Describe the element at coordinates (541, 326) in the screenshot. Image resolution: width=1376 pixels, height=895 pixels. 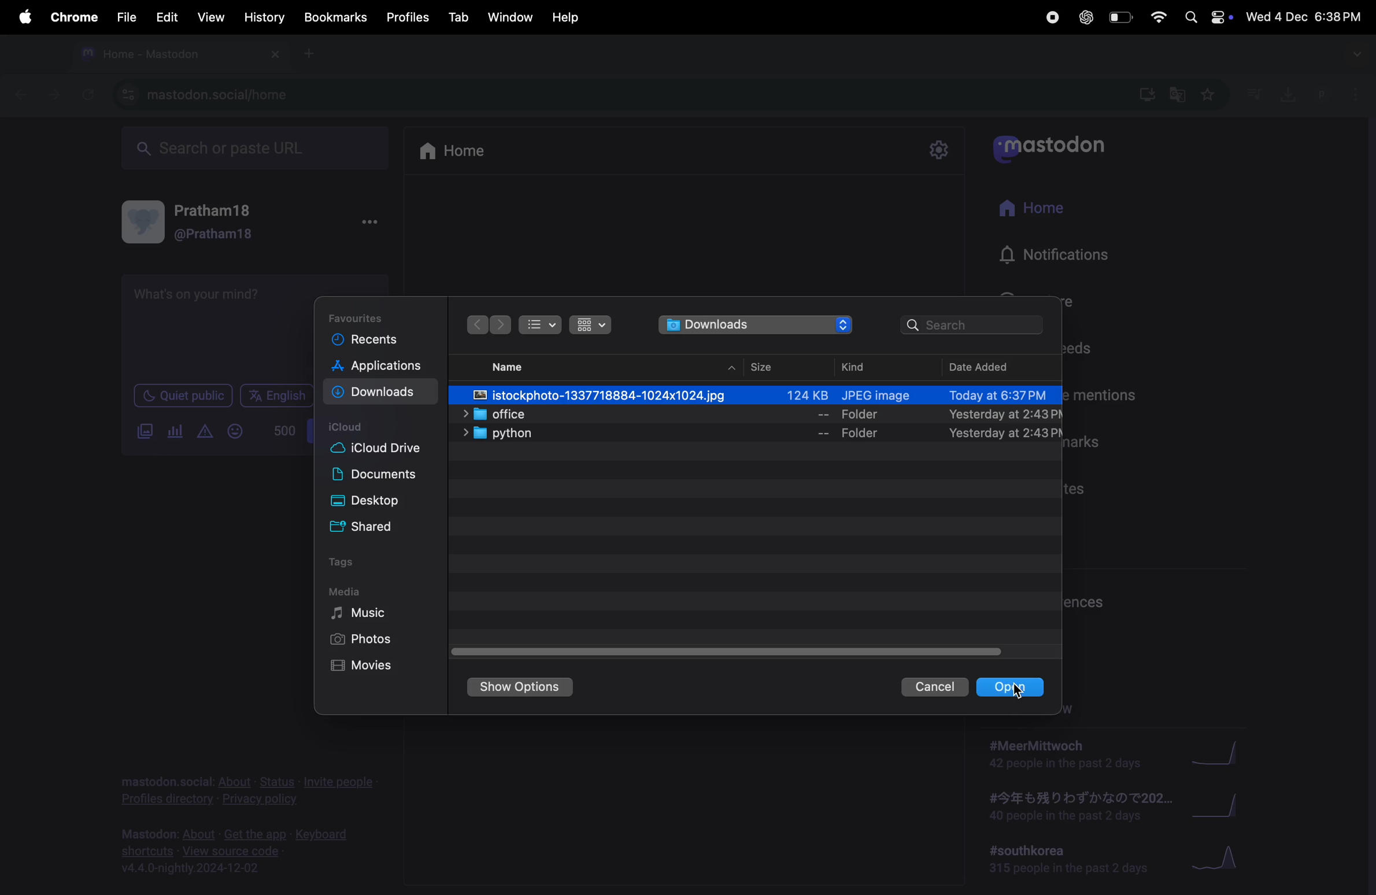
I see `bullet list` at that location.